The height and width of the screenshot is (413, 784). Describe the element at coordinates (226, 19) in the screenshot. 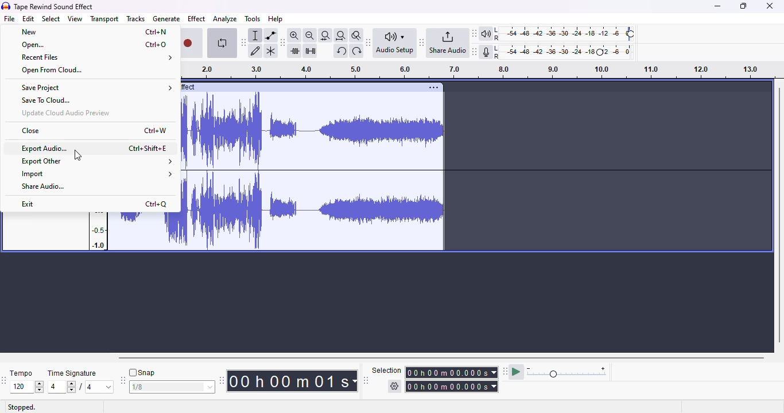

I see `analyze` at that location.